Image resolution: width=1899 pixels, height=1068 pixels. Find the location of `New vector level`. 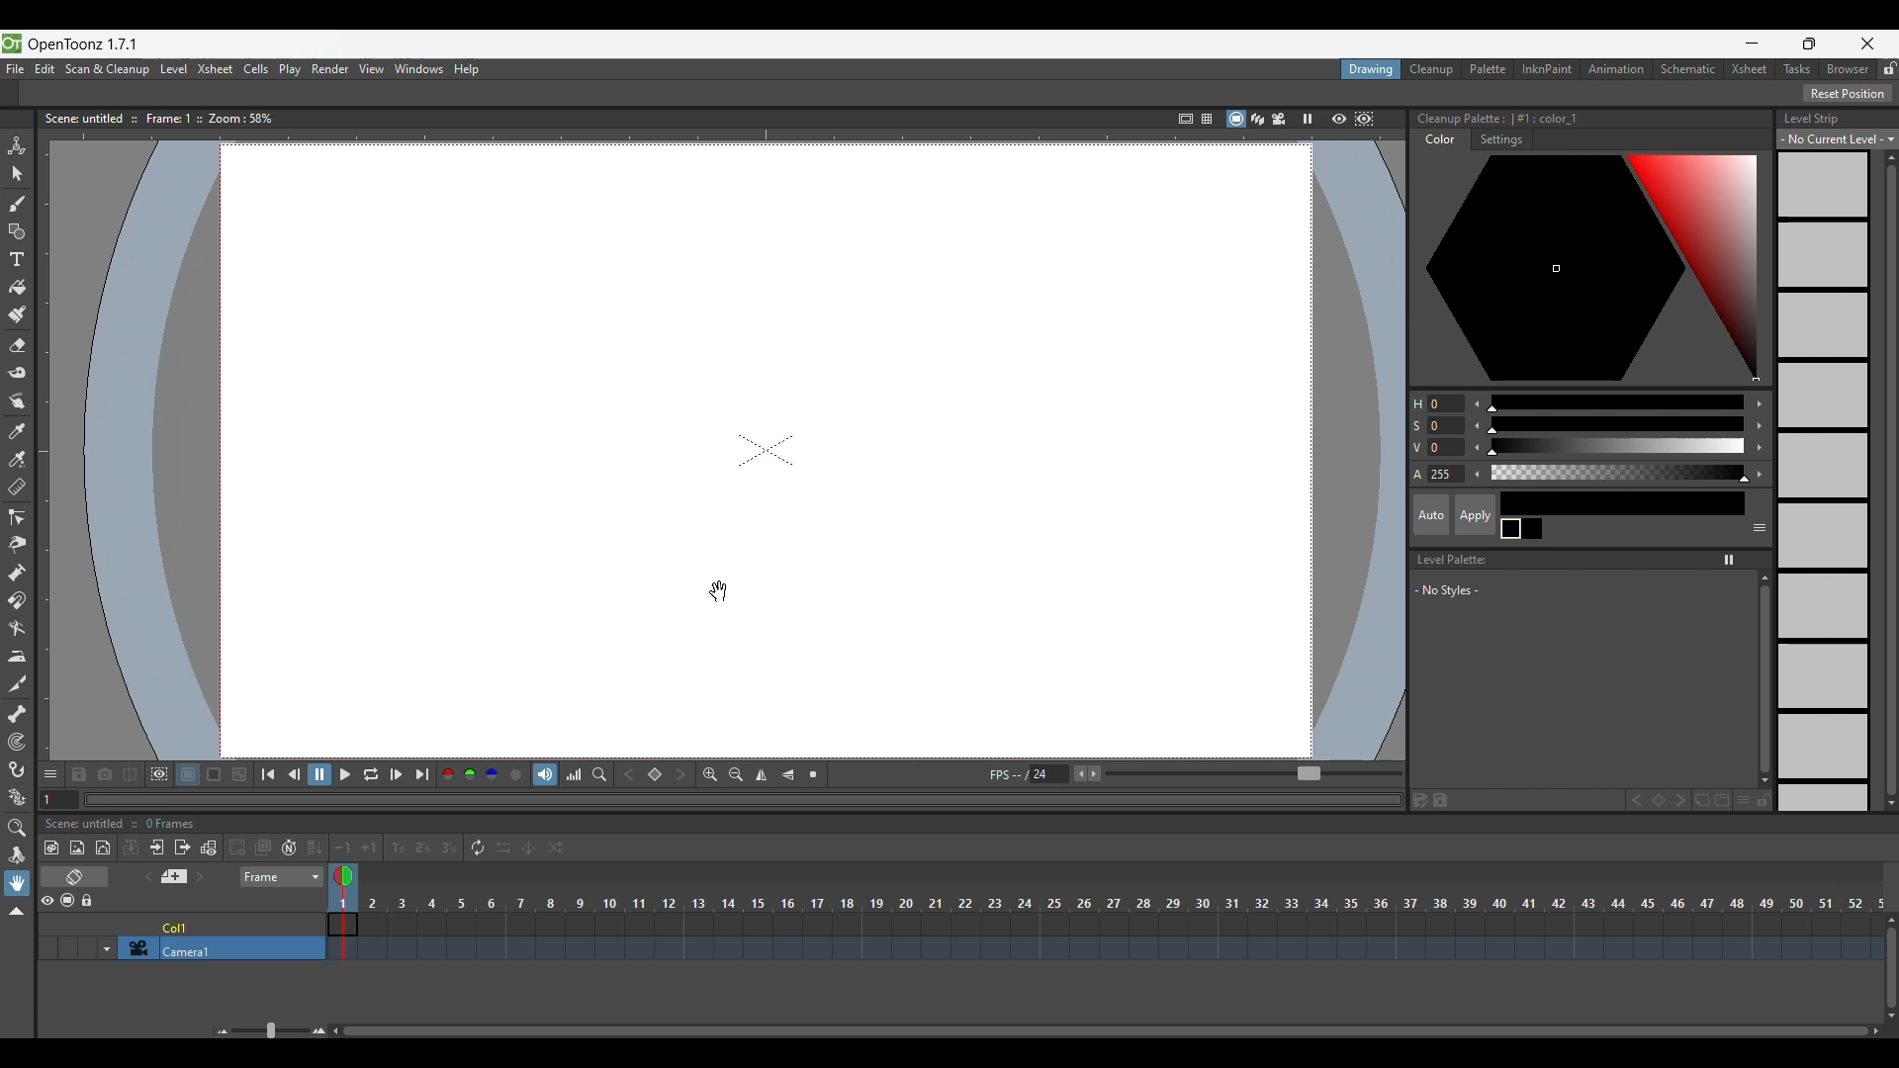

New vector level is located at coordinates (103, 847).